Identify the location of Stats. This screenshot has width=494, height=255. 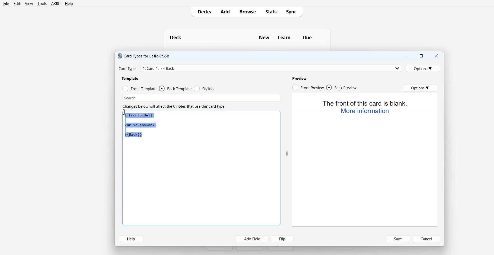
(270, 12).